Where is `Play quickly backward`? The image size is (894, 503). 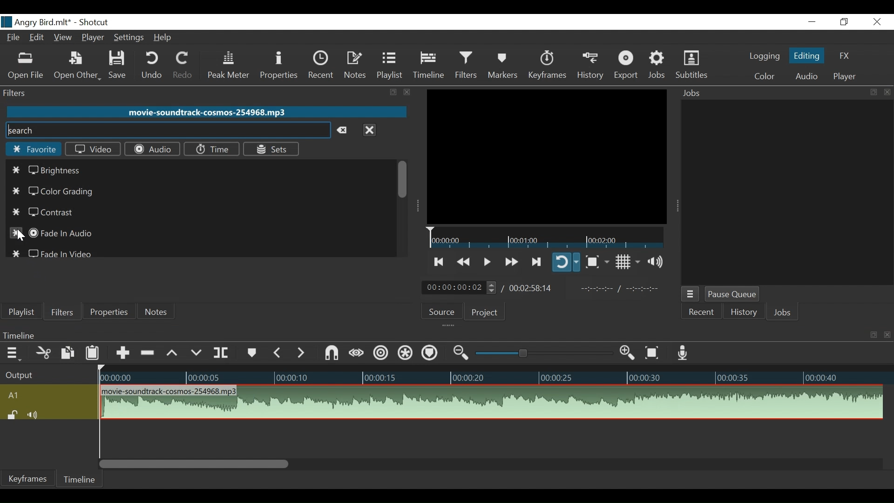 Play quickly backward is located at coordinates (463, 260).